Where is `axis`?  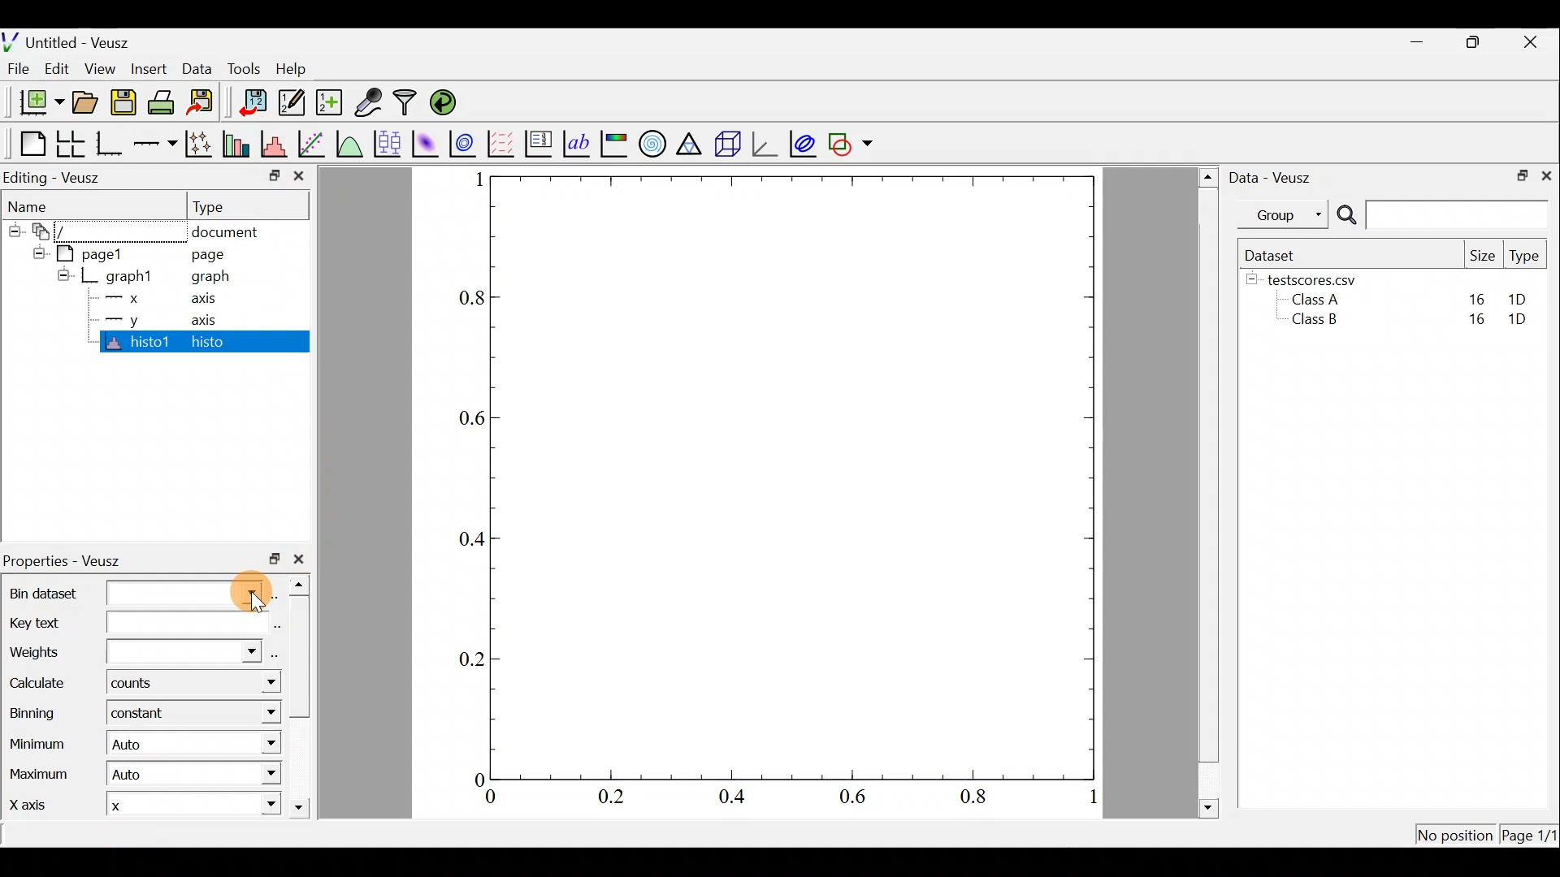
axis is located at coordinates (206, 300).